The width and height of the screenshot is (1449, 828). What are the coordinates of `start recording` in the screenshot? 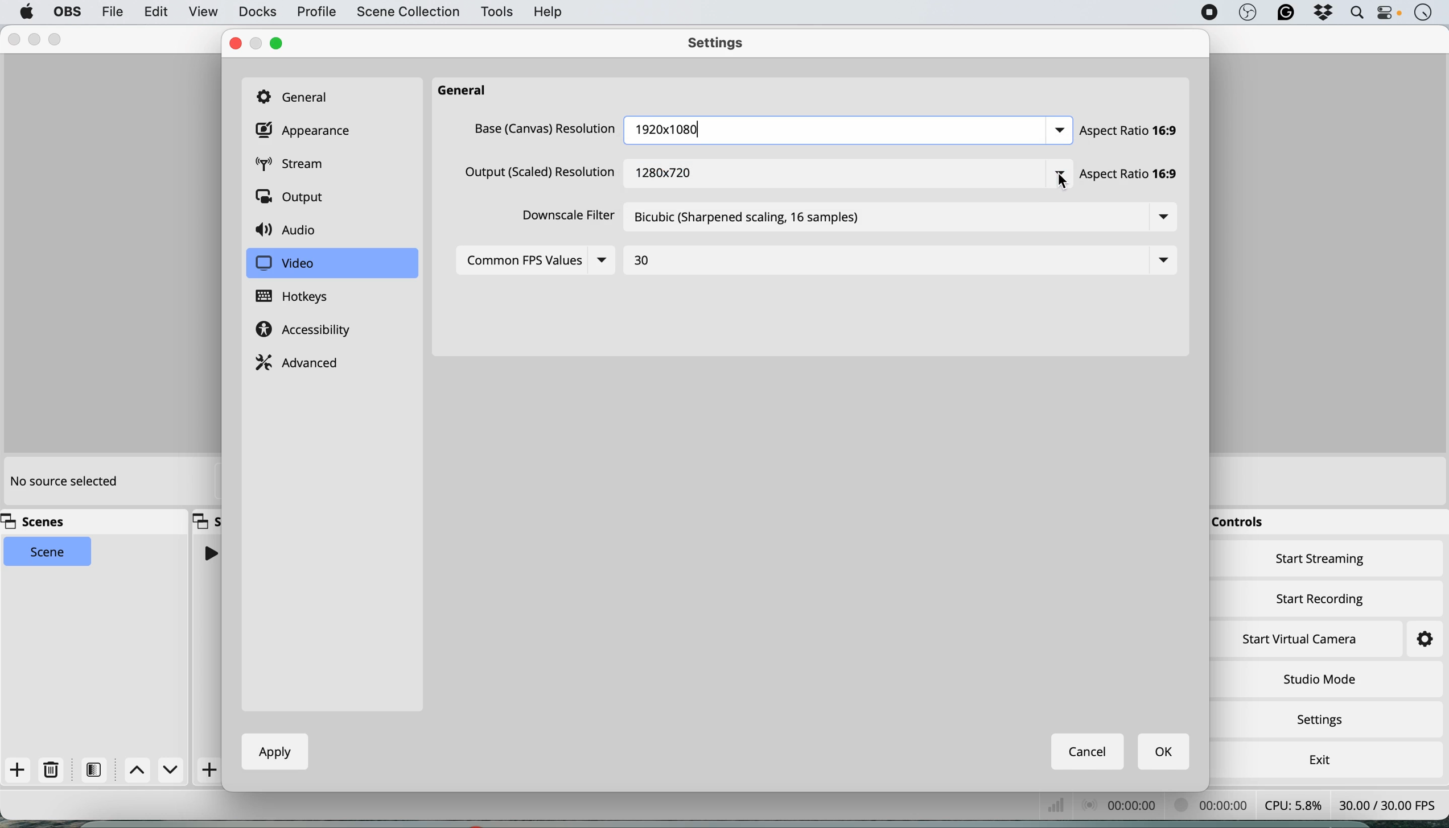 It's located at (1321, 597).